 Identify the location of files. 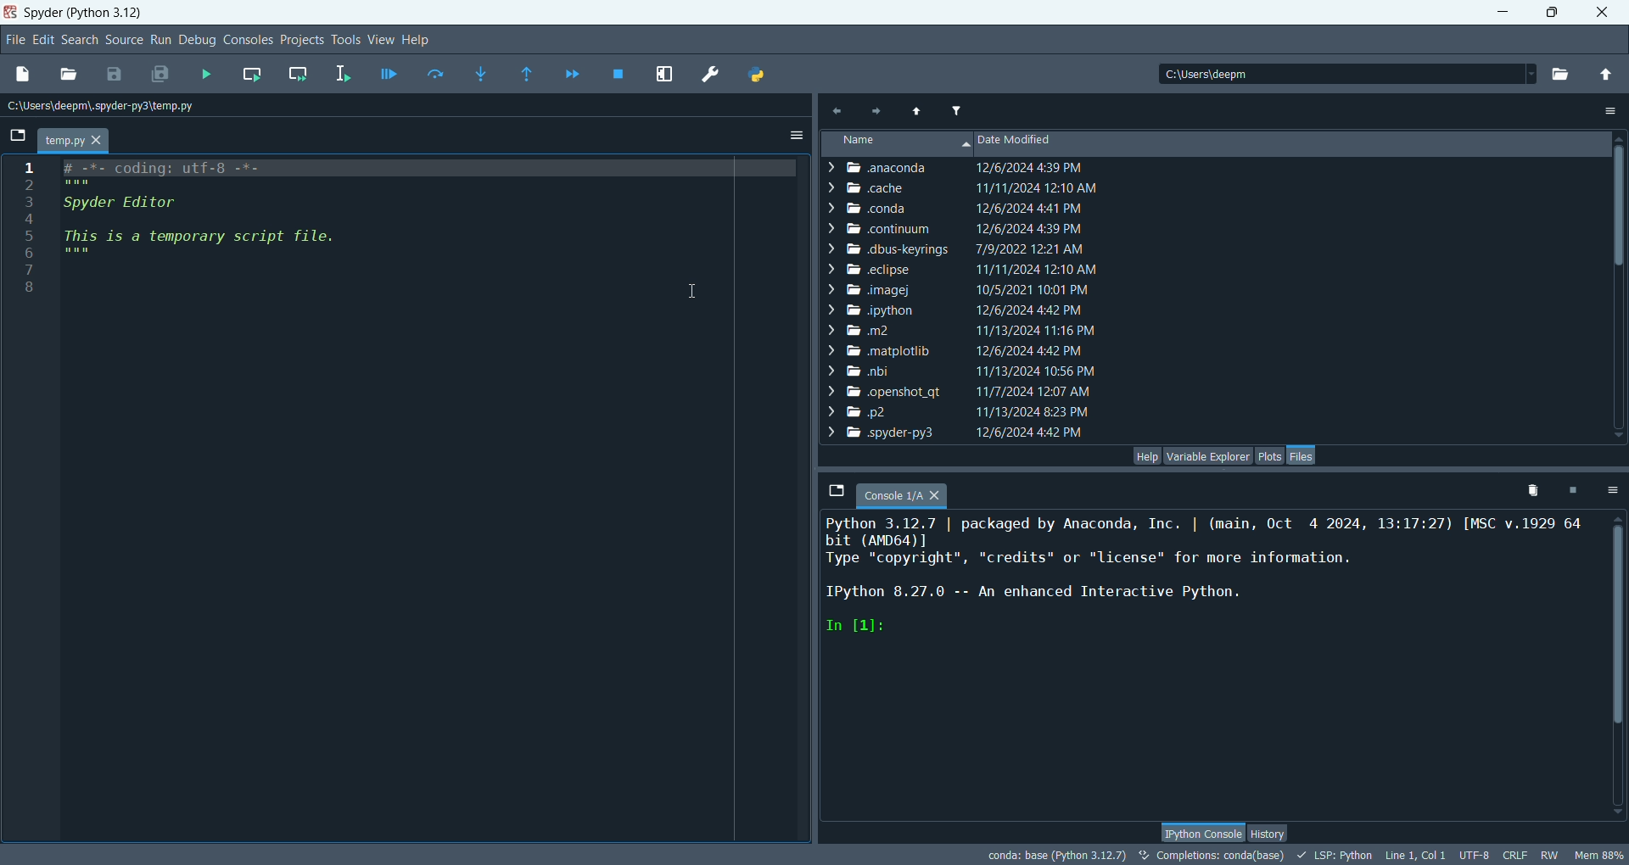
(1305, 455).